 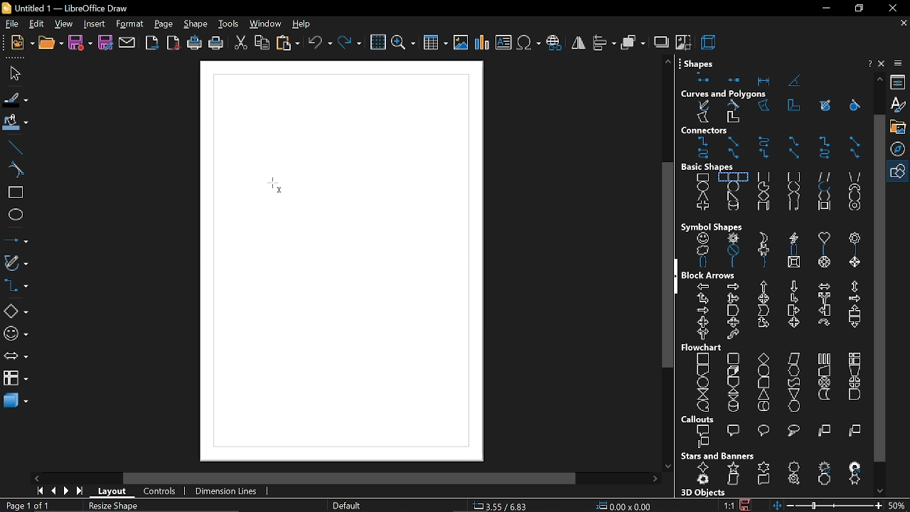 I want to click on stars and banners, so click(x=776, y=475).